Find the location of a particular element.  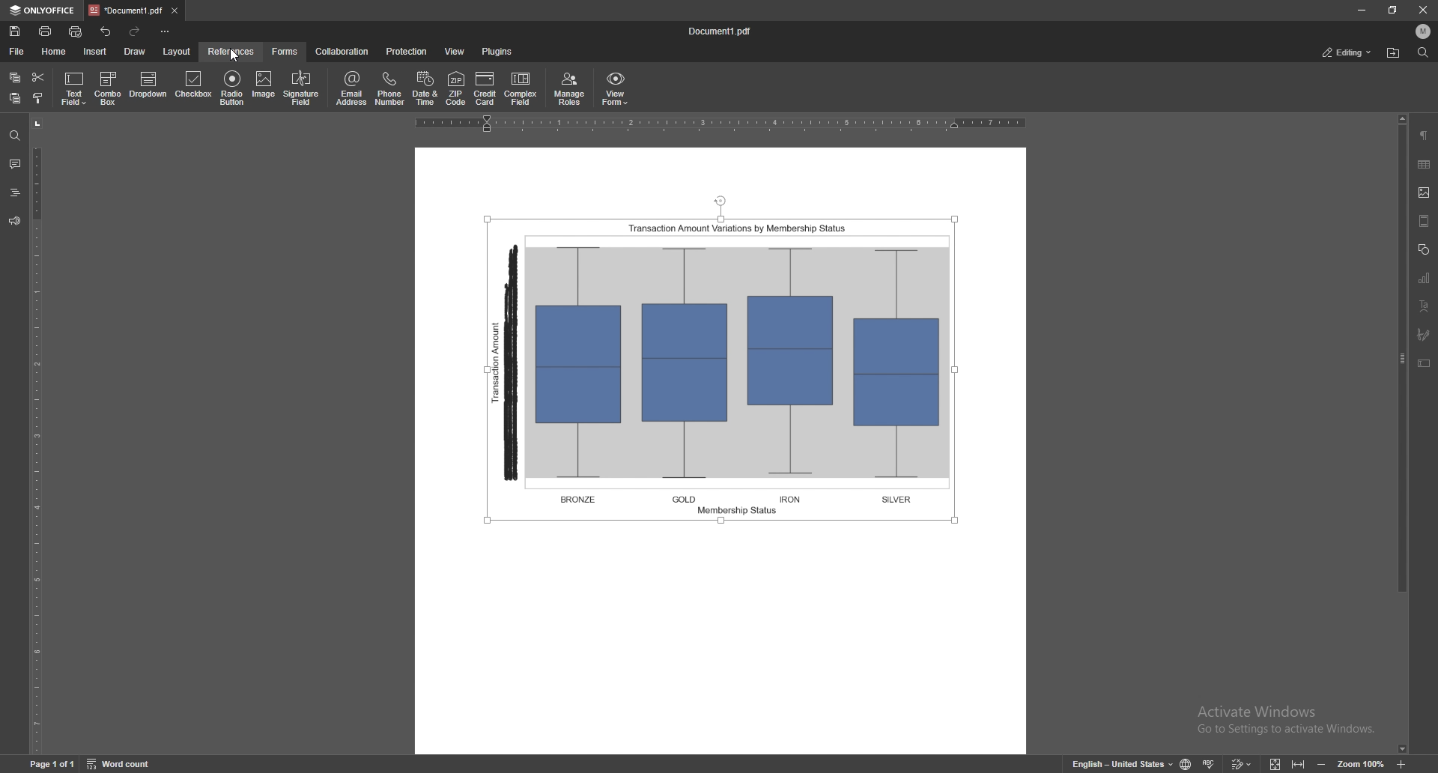

insert is located at coordinates (95, 52).